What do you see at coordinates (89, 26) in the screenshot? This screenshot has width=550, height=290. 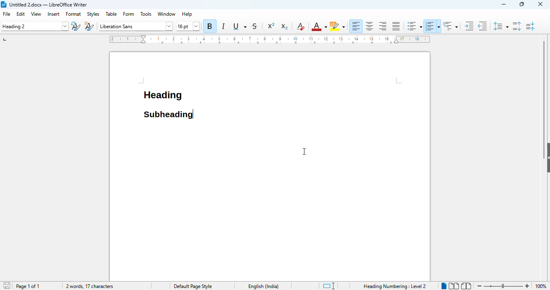 I see `new style from selection` at bounding box center [89, 26].